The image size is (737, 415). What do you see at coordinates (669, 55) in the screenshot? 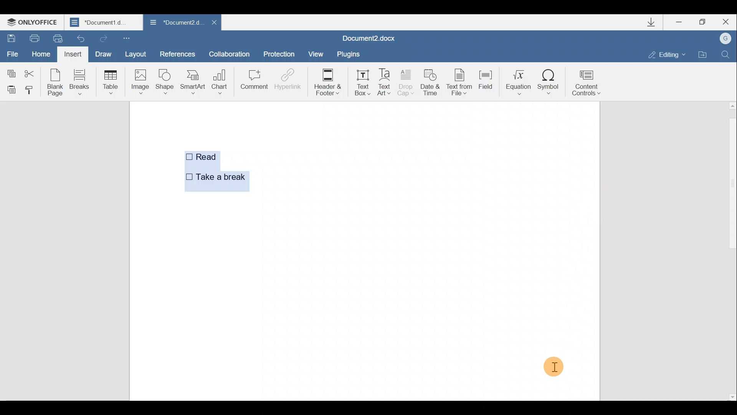
I see `Editing` at bounding box center [669, 55].